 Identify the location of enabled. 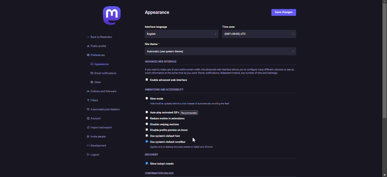
(146, 163).